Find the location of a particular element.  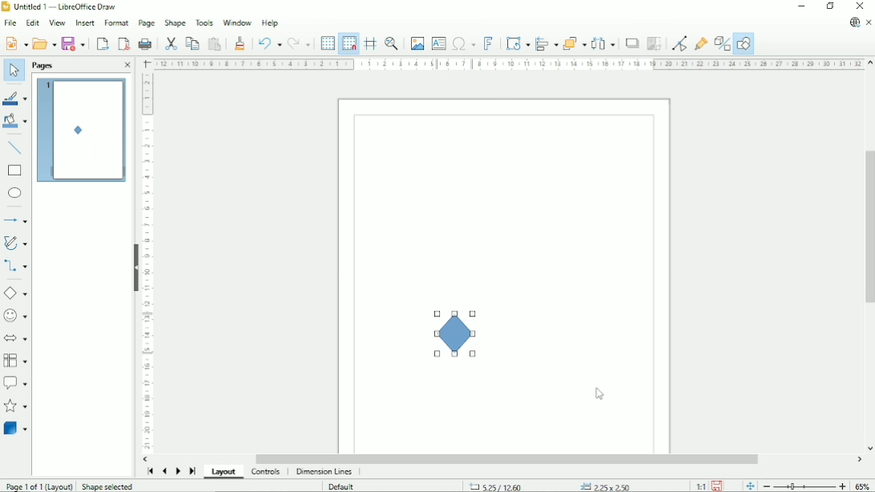

Transformation is located at coordinates (518, 42).